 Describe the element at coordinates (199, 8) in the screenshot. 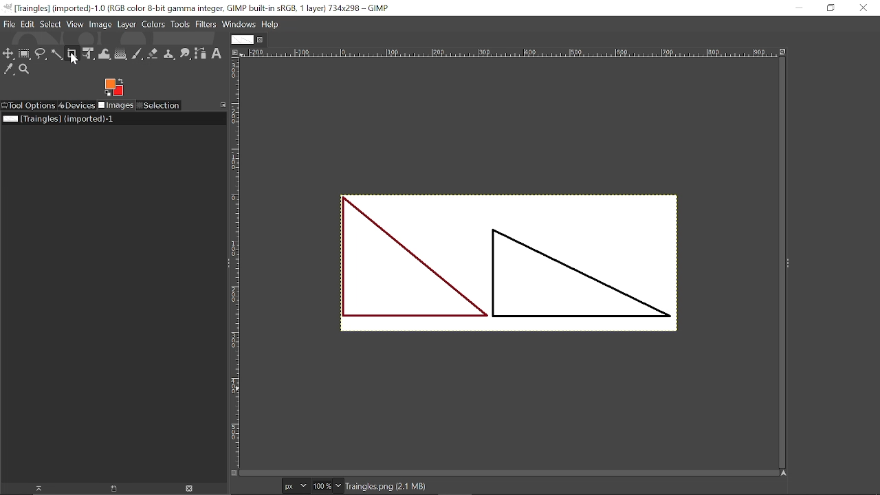

I see `Current window` at that location.